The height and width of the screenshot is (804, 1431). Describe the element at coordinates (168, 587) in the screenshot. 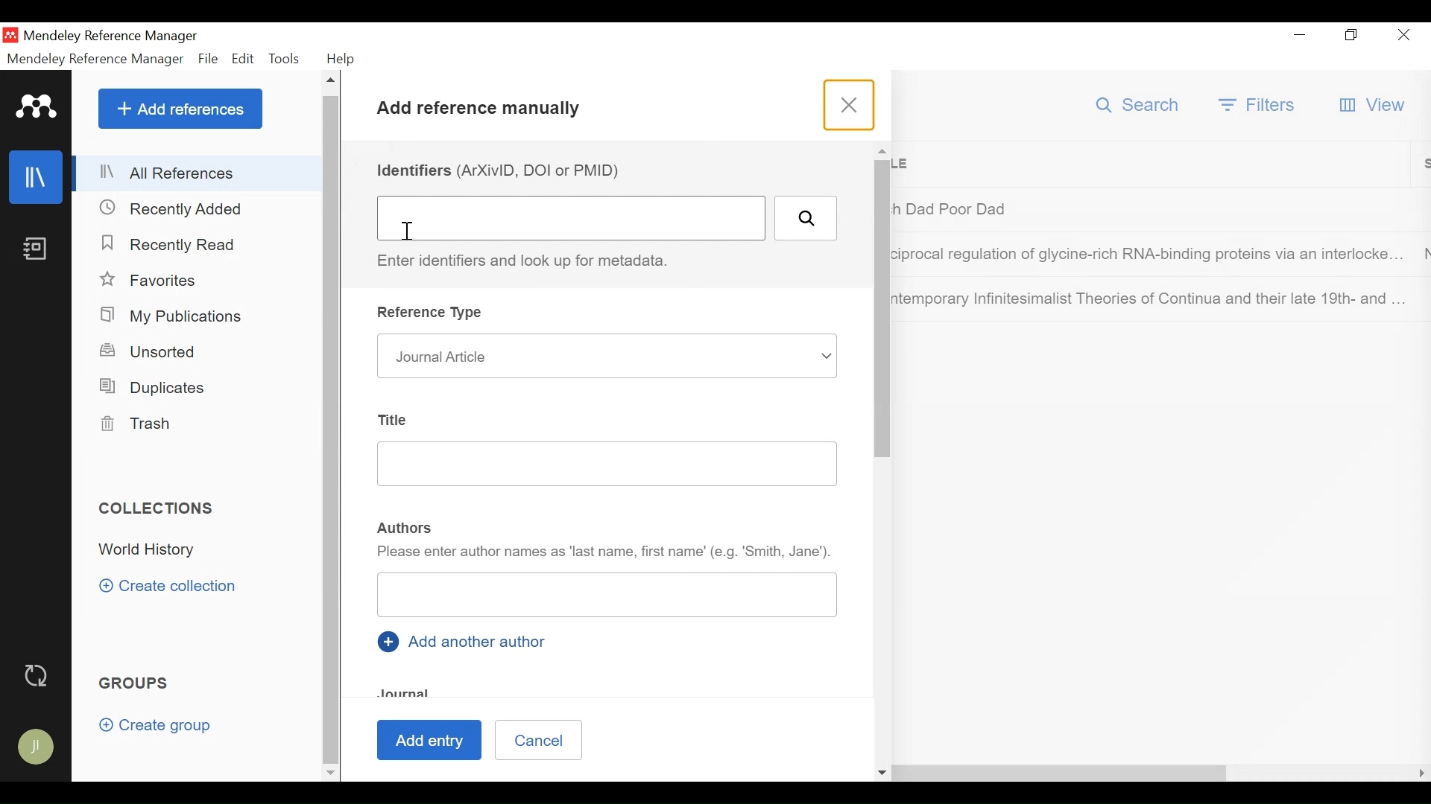

I see `Create Collection` at that location.